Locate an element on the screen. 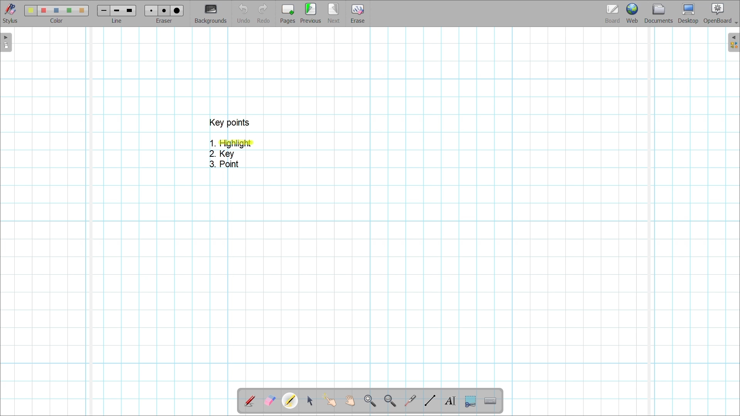  Draw lines is located at coordinates (430, 401).